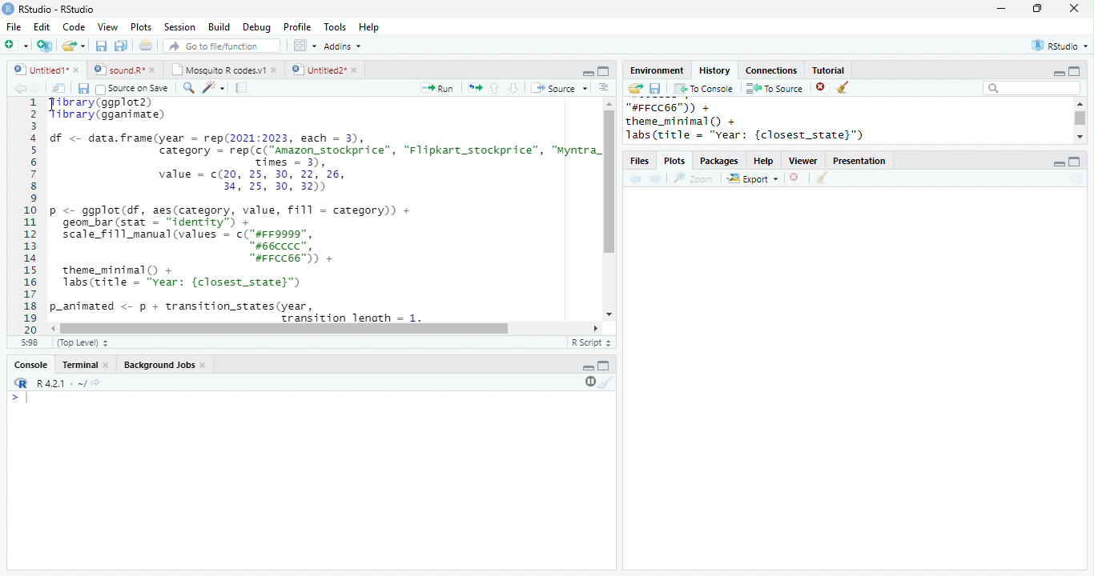  I want to click on pause, so click(589, 382).